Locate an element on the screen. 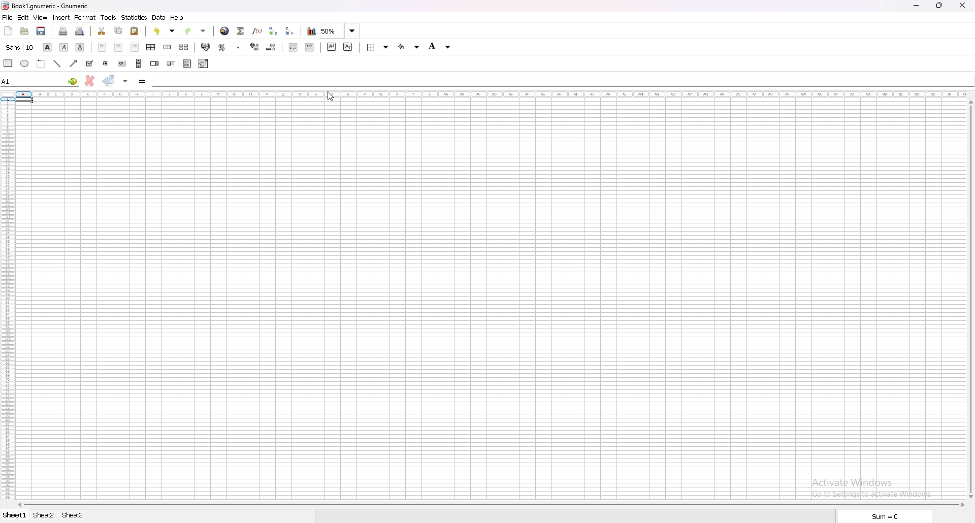 The image size is (975, 523). spin button is located at coordinates (154, 63).